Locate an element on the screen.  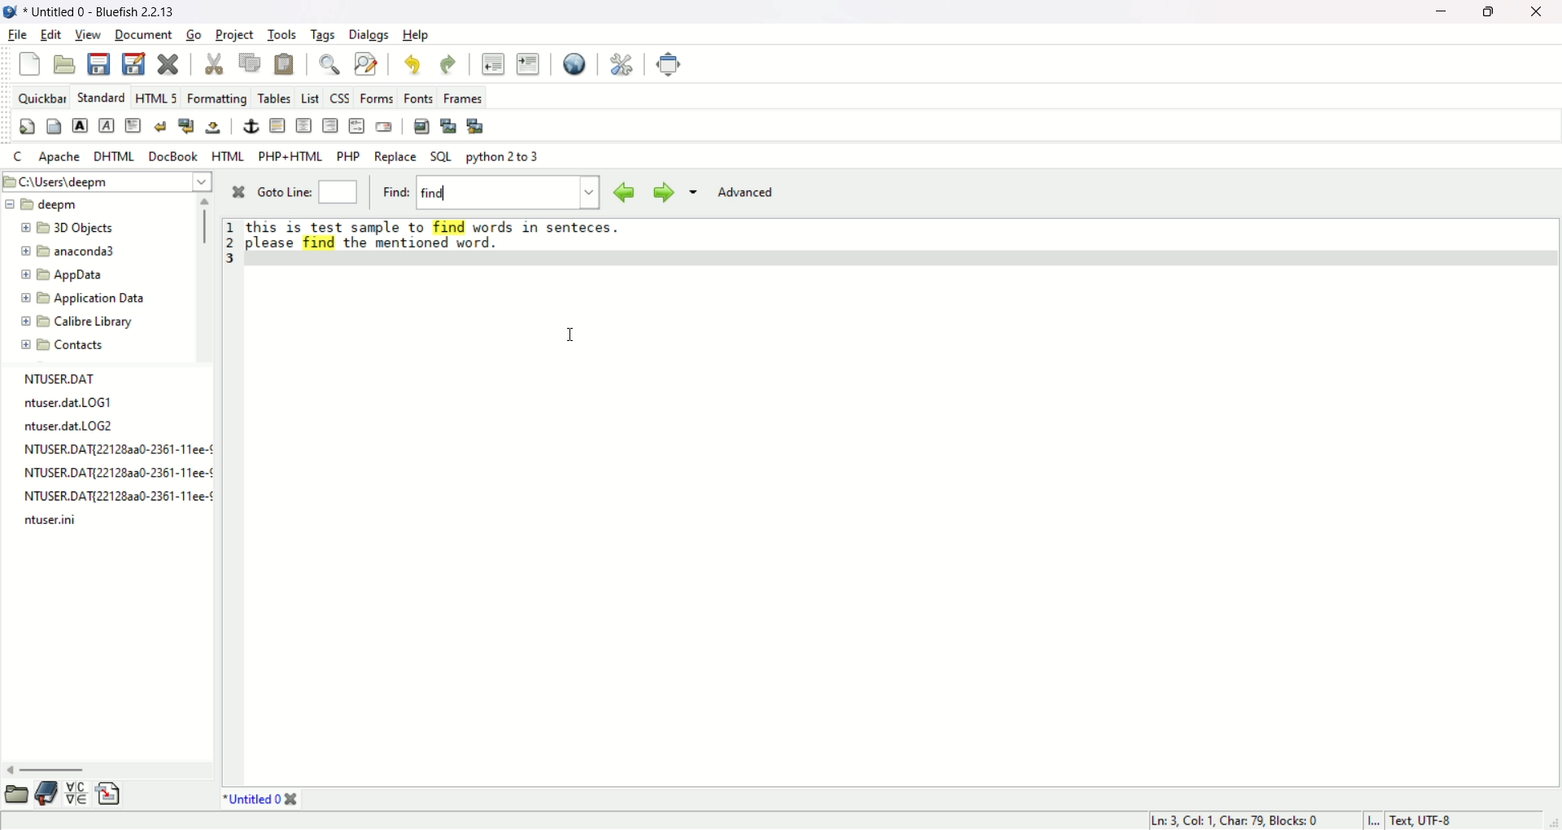
workspace is located at coordinates (904, 525).